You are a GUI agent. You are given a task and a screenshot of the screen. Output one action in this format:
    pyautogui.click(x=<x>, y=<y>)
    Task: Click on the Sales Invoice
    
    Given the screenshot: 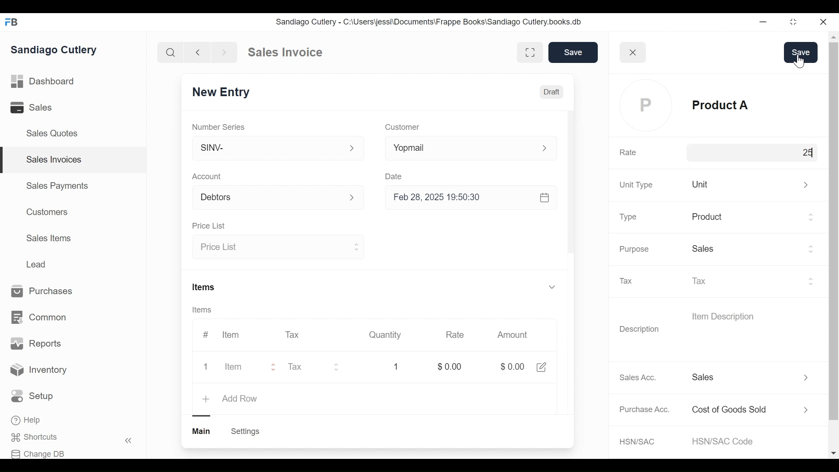 What is the action you would take?
    pyautogui.click(x=285, y=52)
    